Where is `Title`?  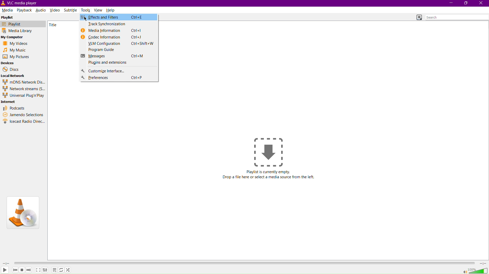 Title is located at coordinates (56, 25).